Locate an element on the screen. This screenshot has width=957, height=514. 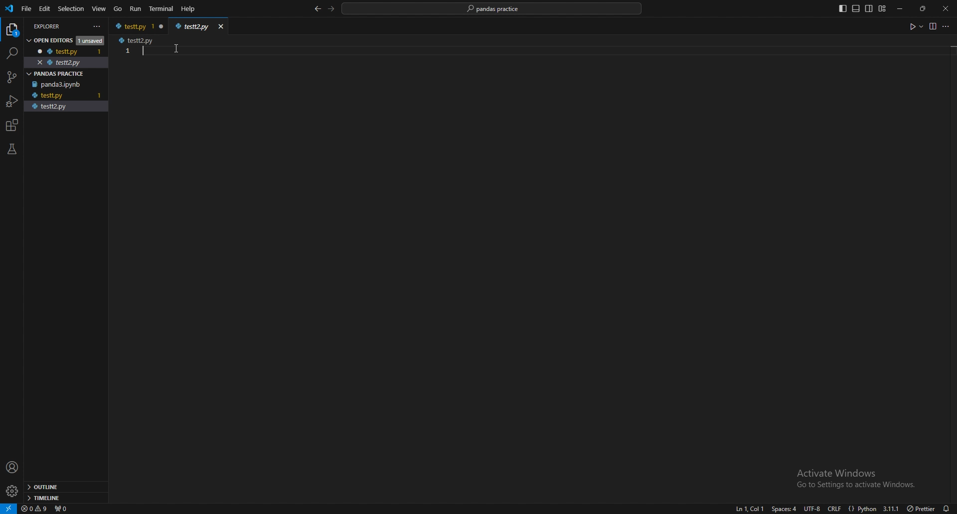
file is located at coordinates (27, 8).